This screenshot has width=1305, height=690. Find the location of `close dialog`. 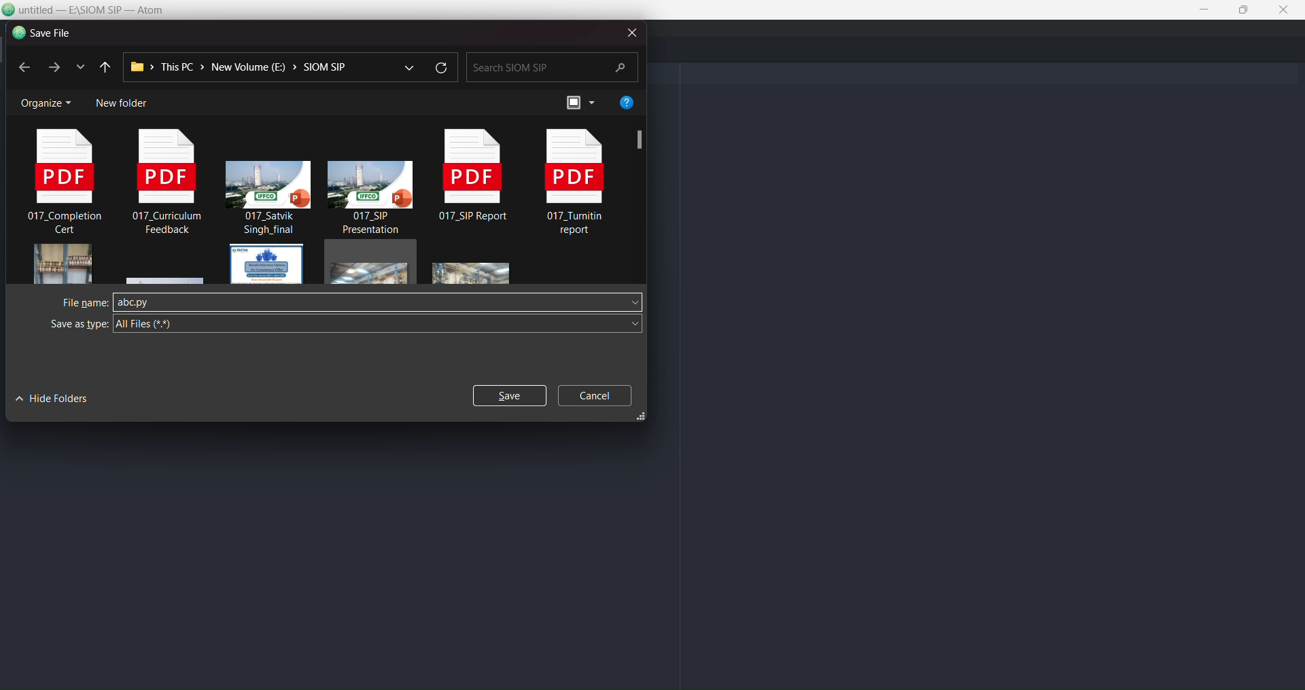

close dialog is located at coordinates (629, 31).